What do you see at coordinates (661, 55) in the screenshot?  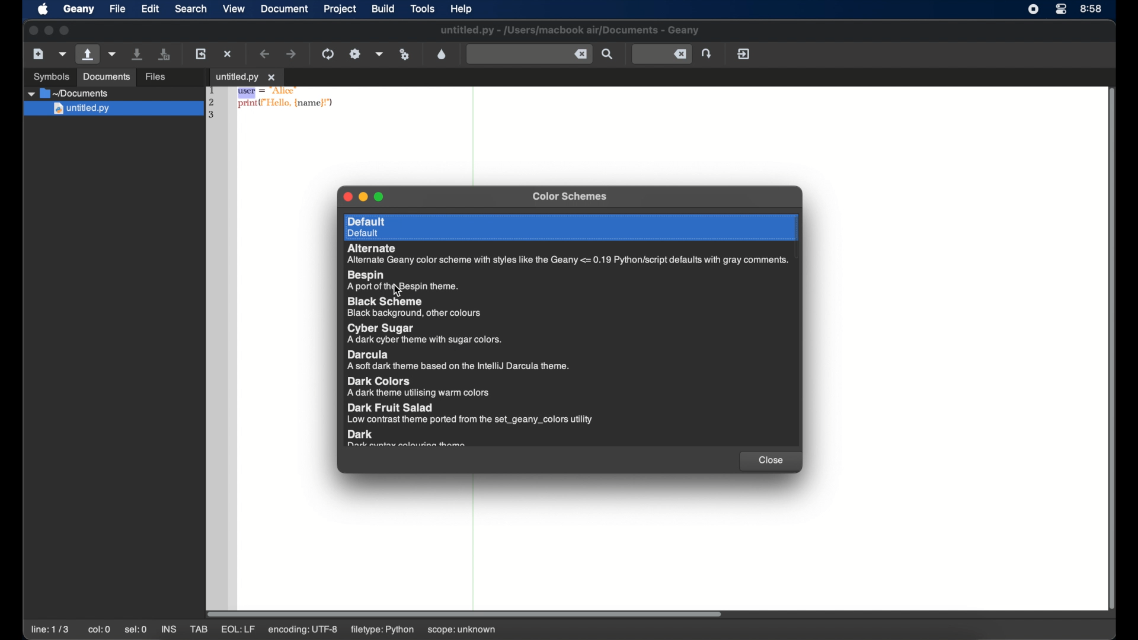 I see `jump  to the entered line number` at bounding box center [661, 55].